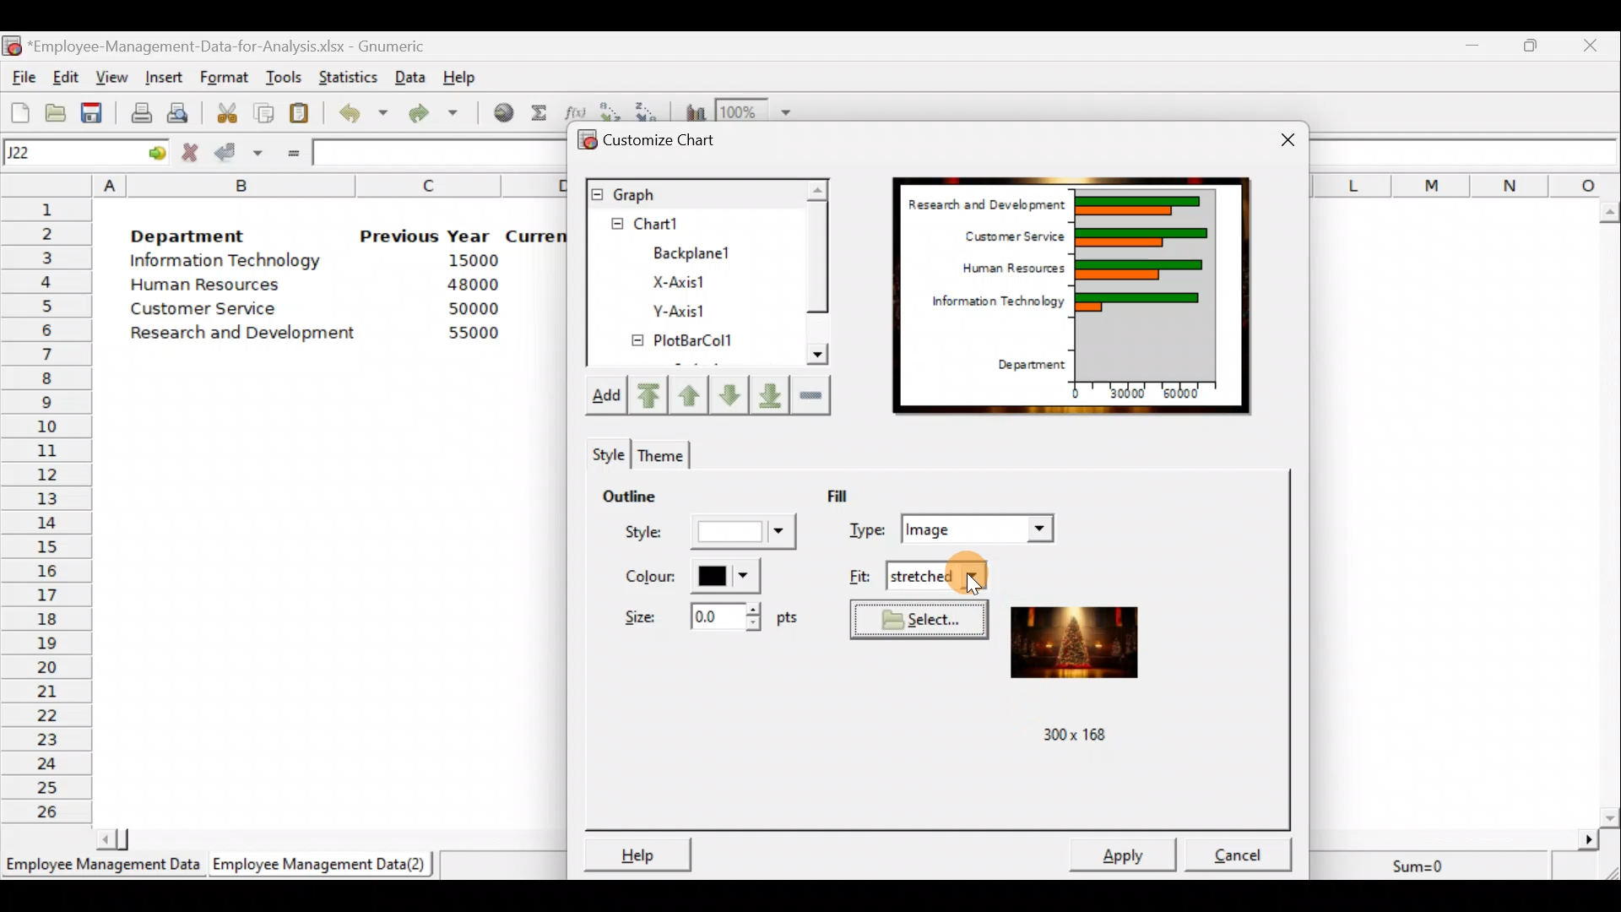 This screenshot has width=1621, height=912. Describe the element at coordinates (21, 77) in the screenshot. I see `File` at that location.